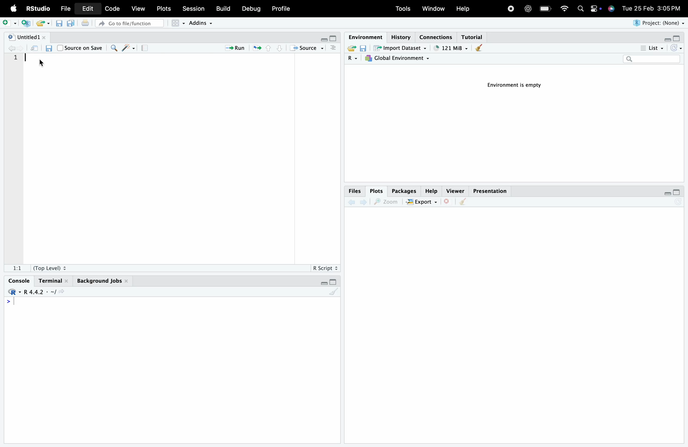  I want to click on Export, so click(423, 202).